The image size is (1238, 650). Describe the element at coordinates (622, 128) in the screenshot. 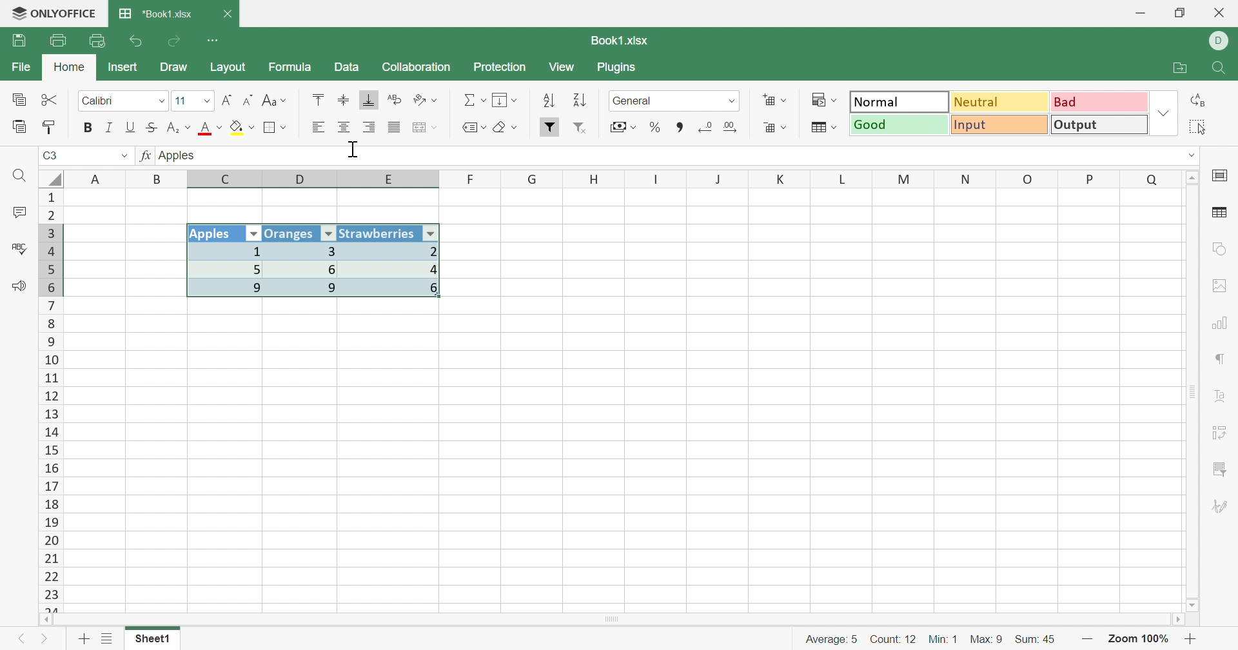

I see `Accounting style` at that location.